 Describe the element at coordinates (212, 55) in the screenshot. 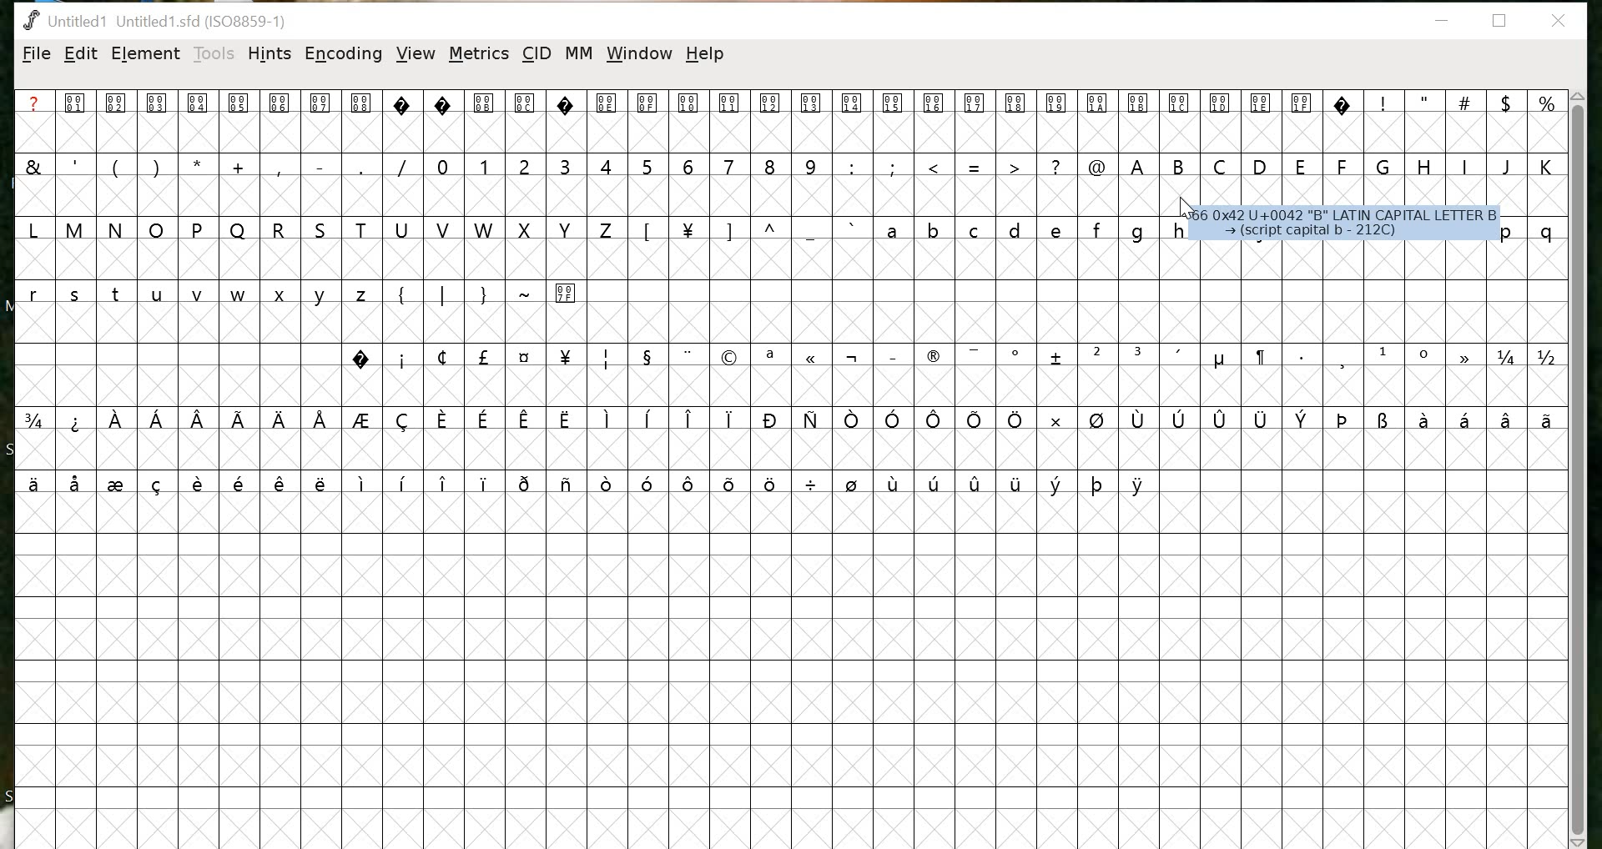

I see `TOOLS` at that location.